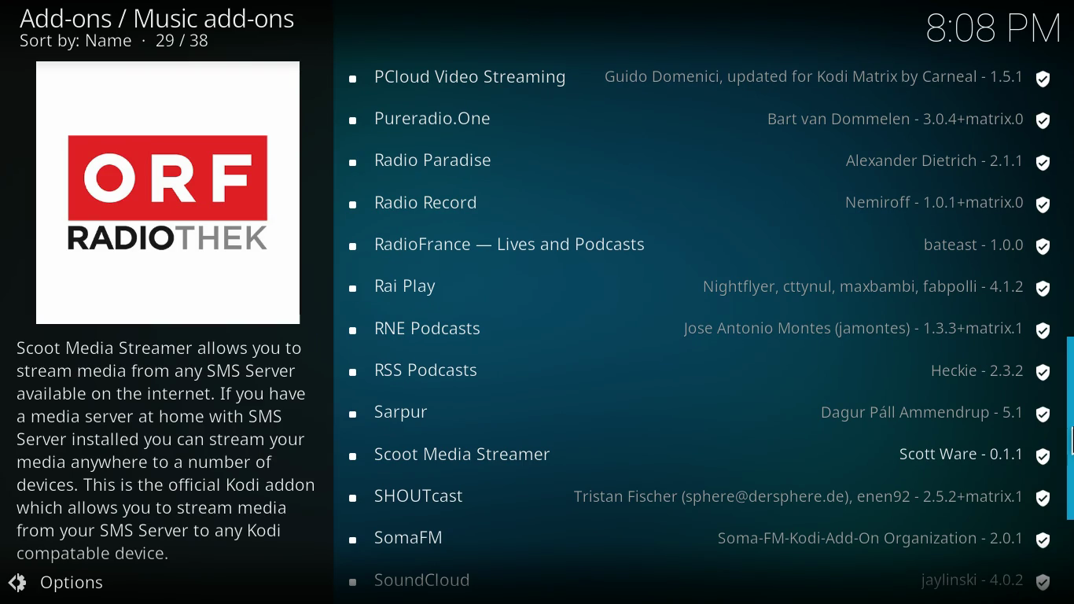 The height and width of the screenshot is (604, 1074). I want to click on provider, so click(952, 166).